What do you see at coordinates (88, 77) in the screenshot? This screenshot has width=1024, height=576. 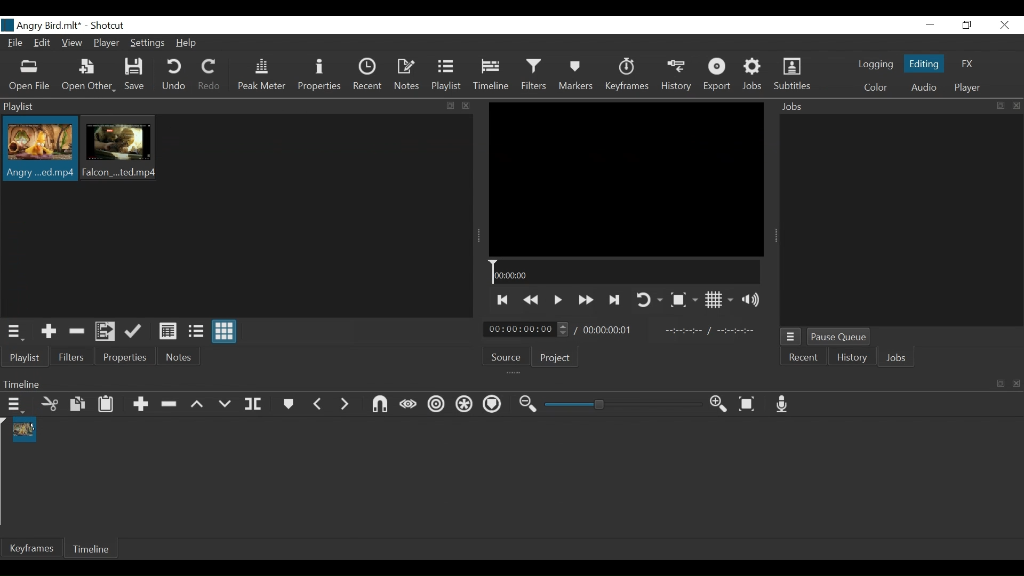 I see `Open Other` at bounding box center [88, 77].